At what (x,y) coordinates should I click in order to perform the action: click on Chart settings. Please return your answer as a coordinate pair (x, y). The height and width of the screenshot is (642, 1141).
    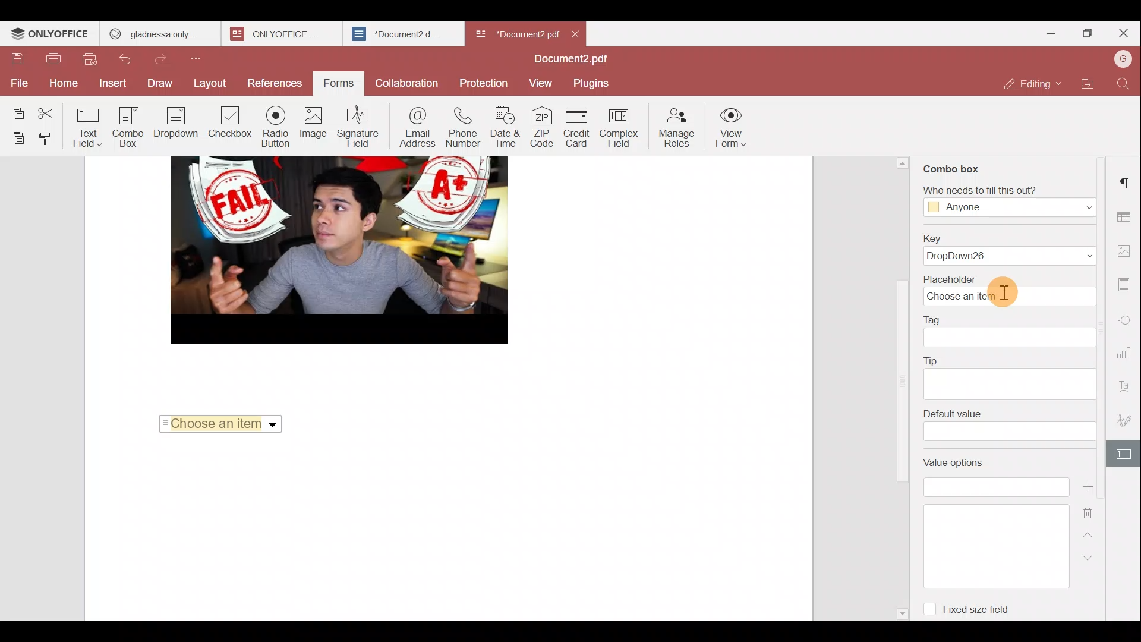
    Looking at the image, I should click on (1127, 354).